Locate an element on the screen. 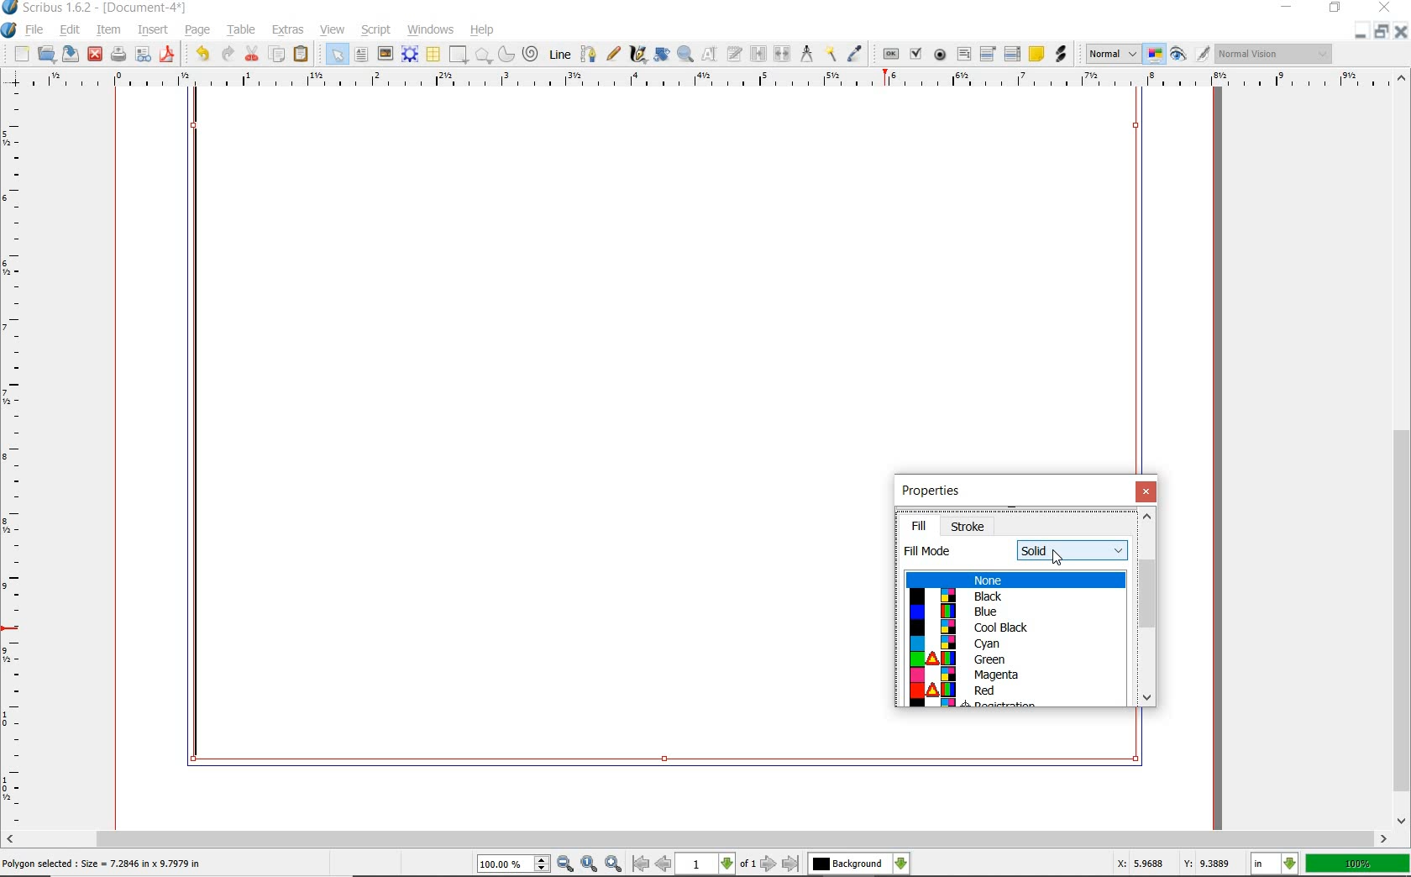  pdf check box is located at coordinates (915, 53).